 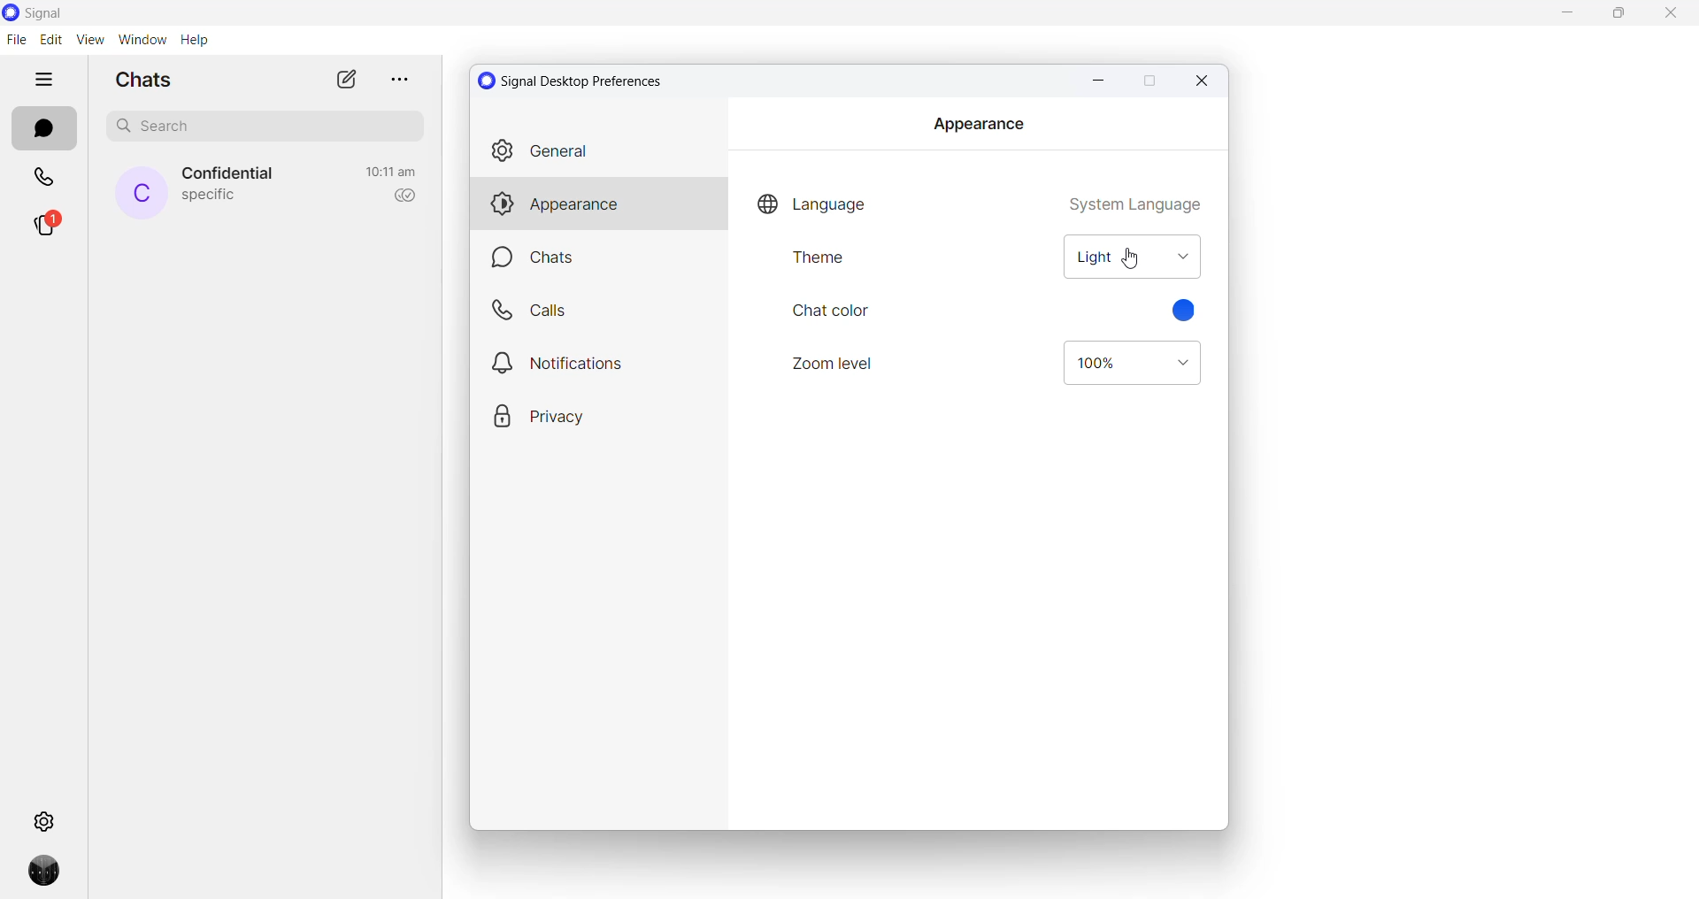 I want to click on desktop preferences heading, so click(x=575, y=81).